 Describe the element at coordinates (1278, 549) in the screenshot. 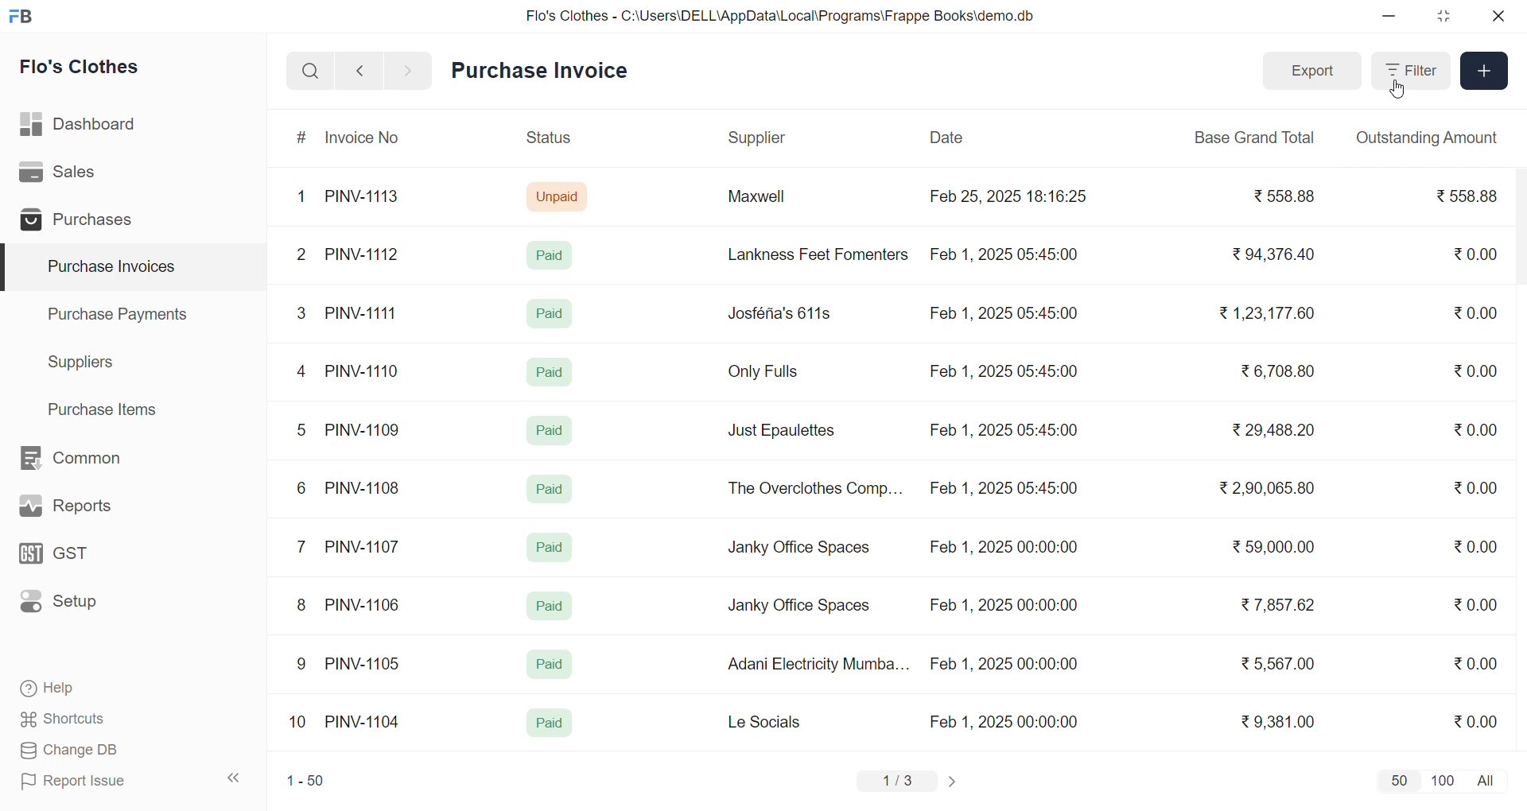

I see `₹ 59,000.00` at that location.